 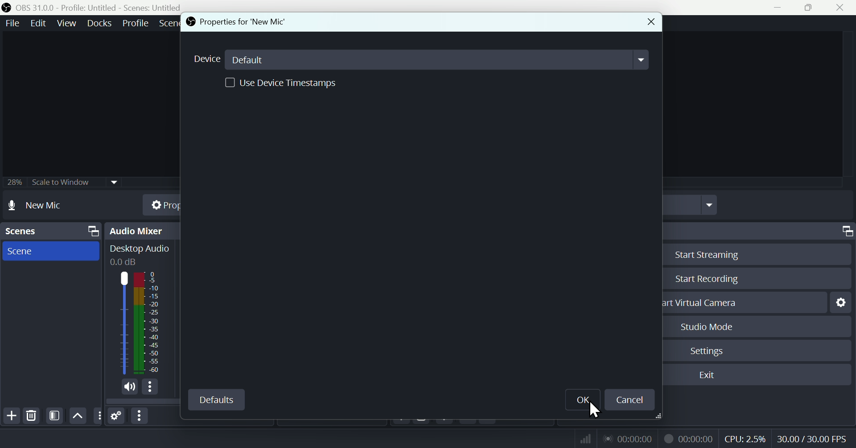 What do you see at coordinates (117, 416) in the screenshot?
I see `Settings` at bounding box center [117, 416].